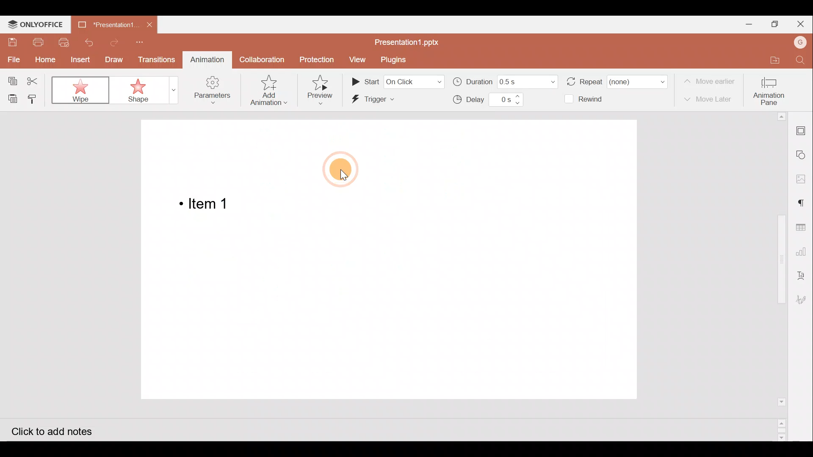 The image size is (813, 457). What do you see at coordinates (803, 154) in the screenshot?
I see `Shapes settings` at bounding box center [803, 154].